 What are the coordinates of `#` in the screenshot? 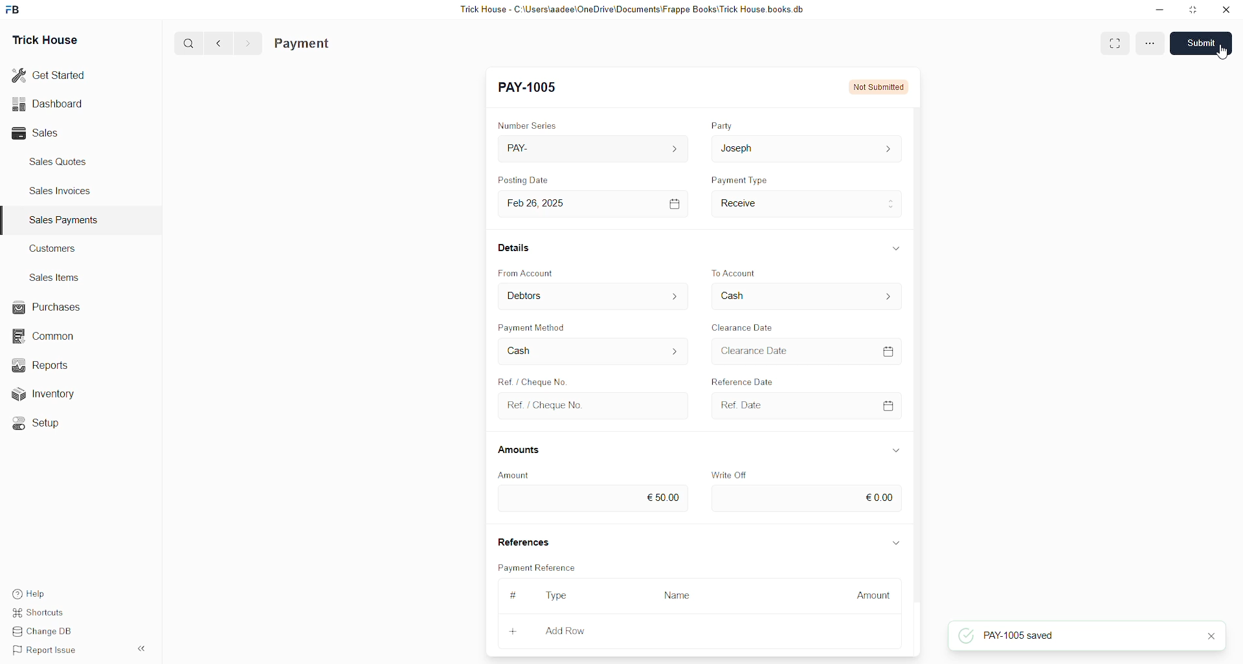 It's located at (514, 595).